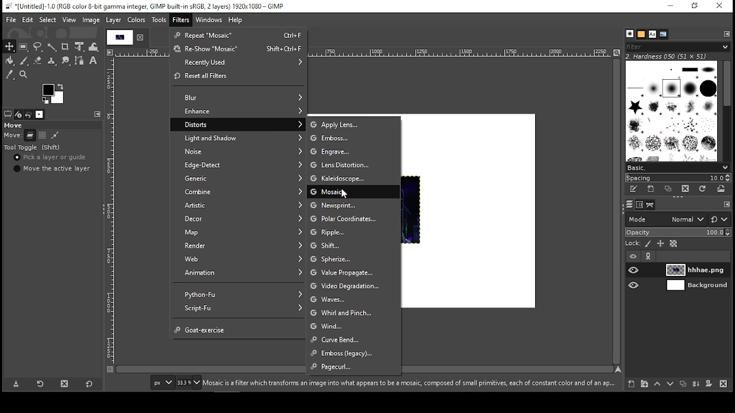 This screenshot has width=735, height=413. I want to click on mouse pointer, so click(344, 193).